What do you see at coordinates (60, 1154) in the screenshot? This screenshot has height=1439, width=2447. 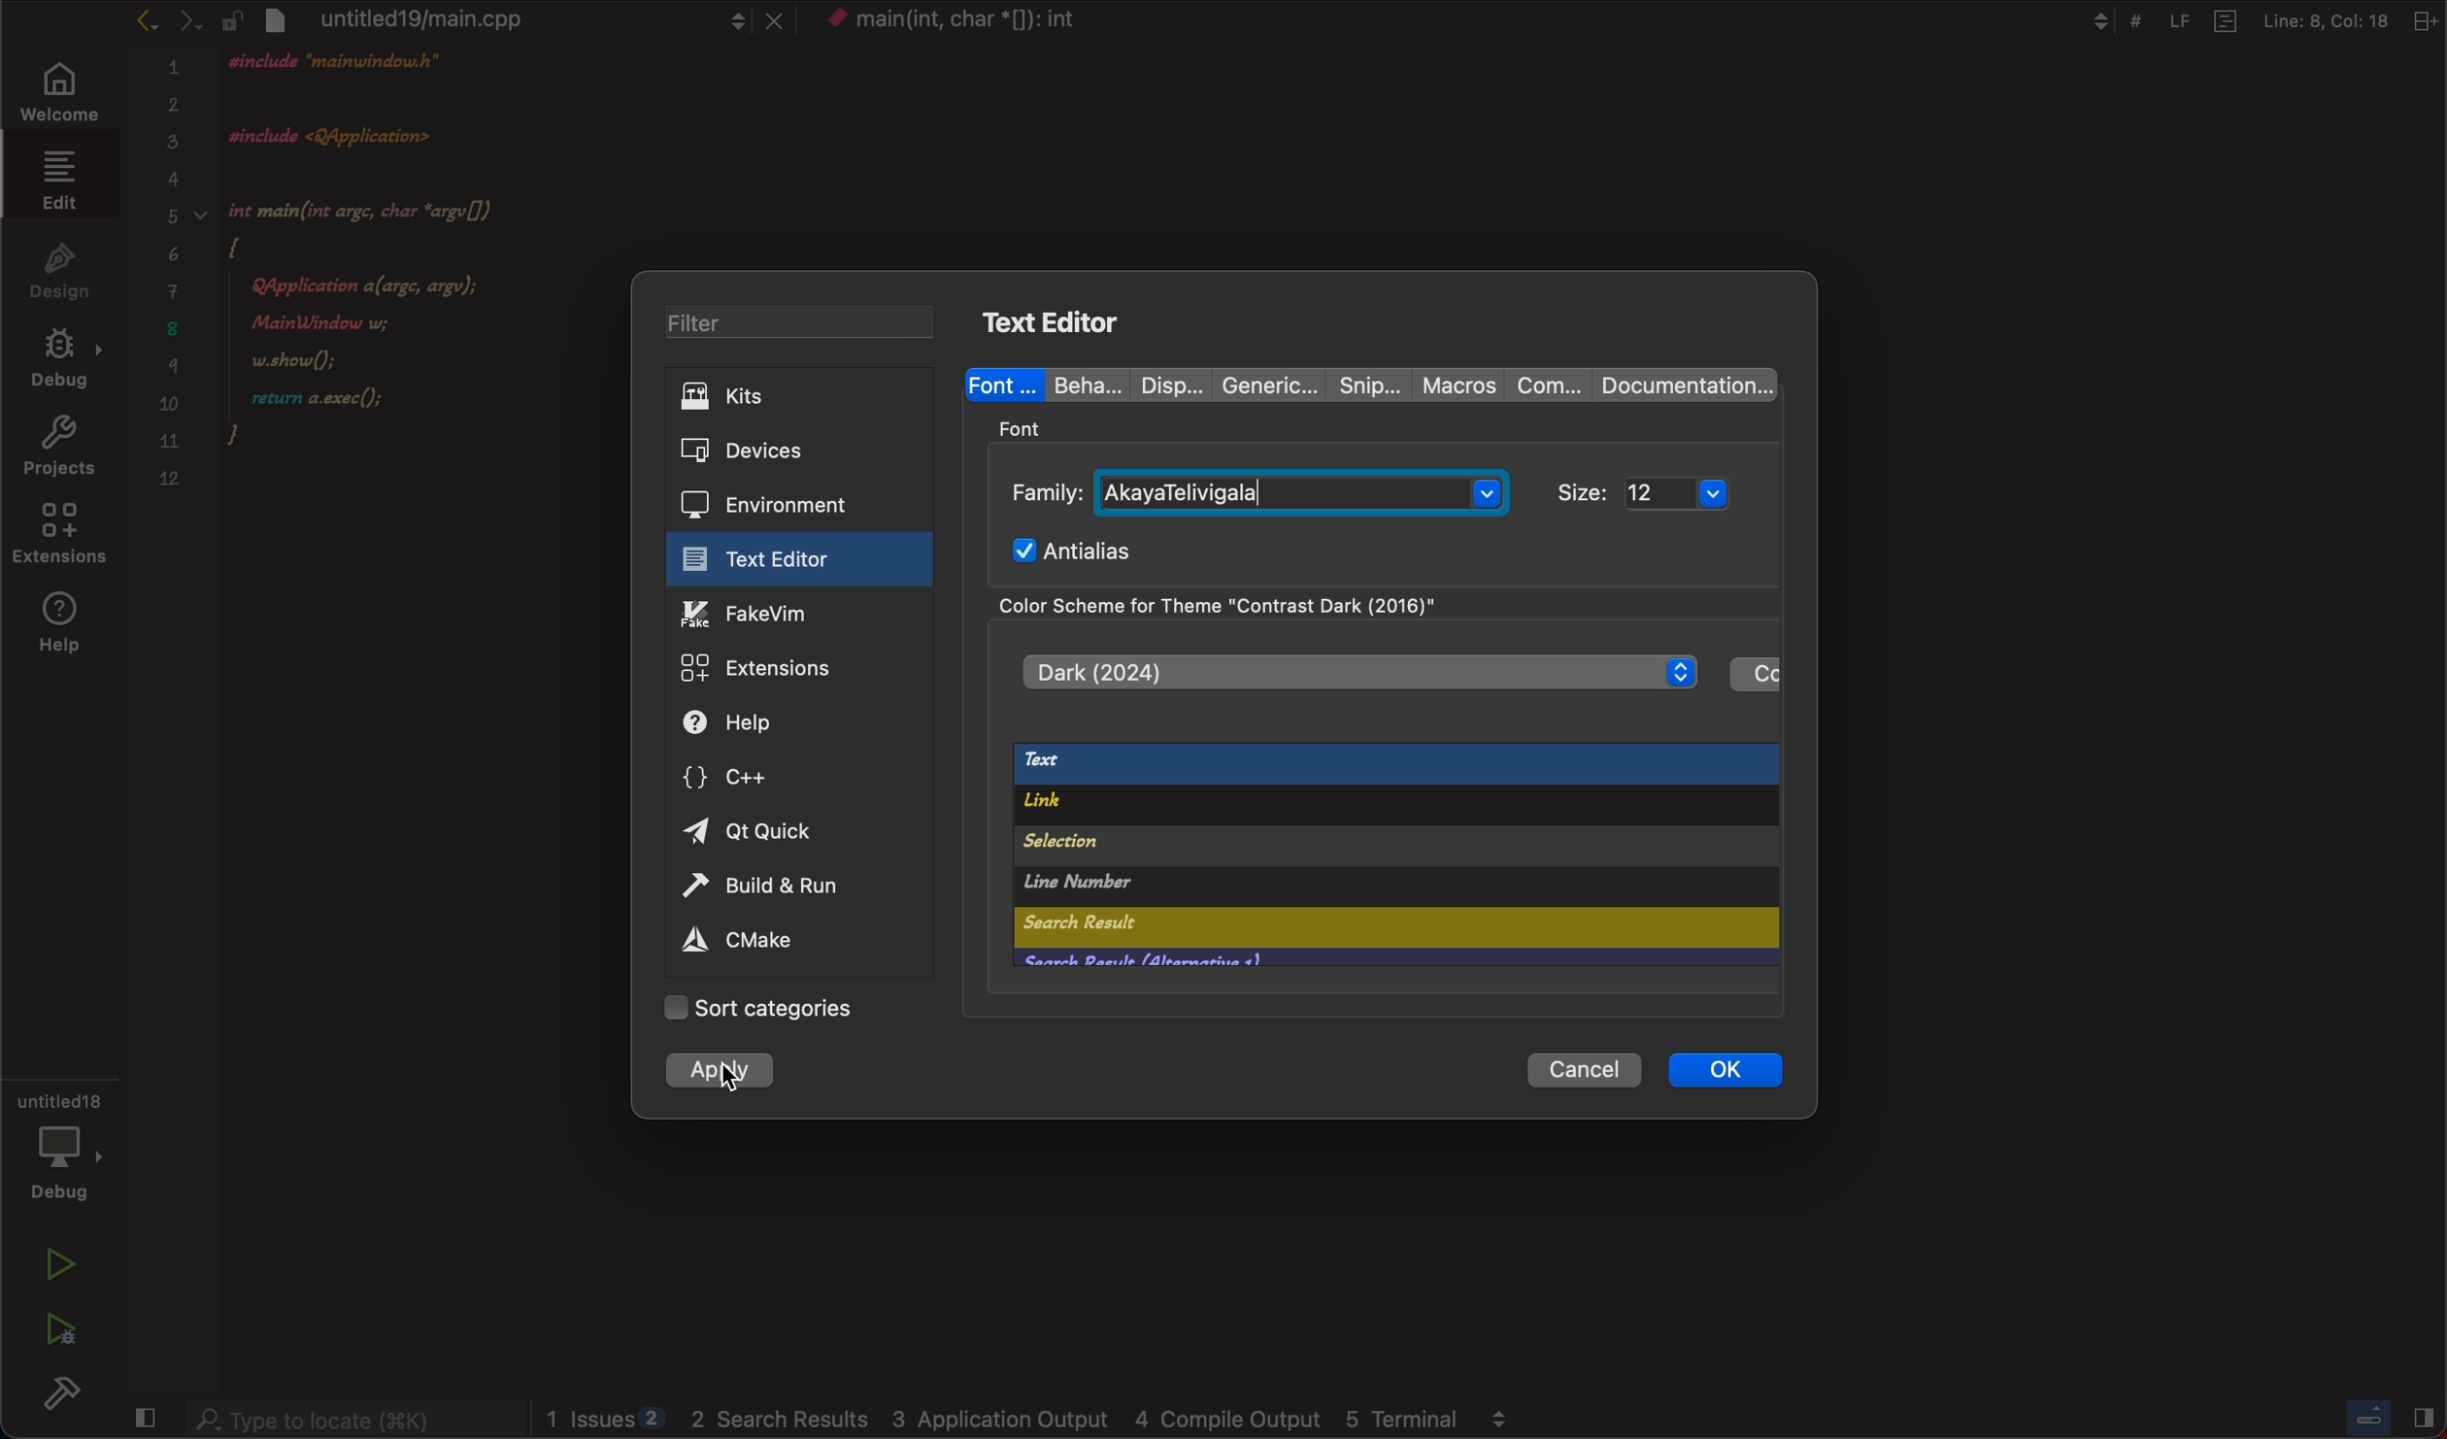 I see `debug` at bounding box center [60, 1154].